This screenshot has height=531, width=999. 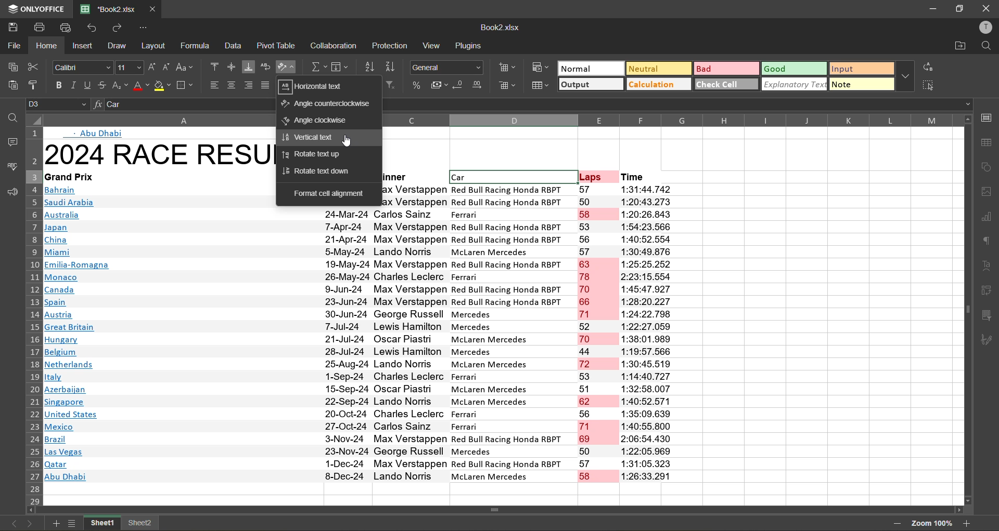 What do you see at coordinates (796, 84) in the screenshot?
I see `explanatory text` at bounding box center [796, 84].